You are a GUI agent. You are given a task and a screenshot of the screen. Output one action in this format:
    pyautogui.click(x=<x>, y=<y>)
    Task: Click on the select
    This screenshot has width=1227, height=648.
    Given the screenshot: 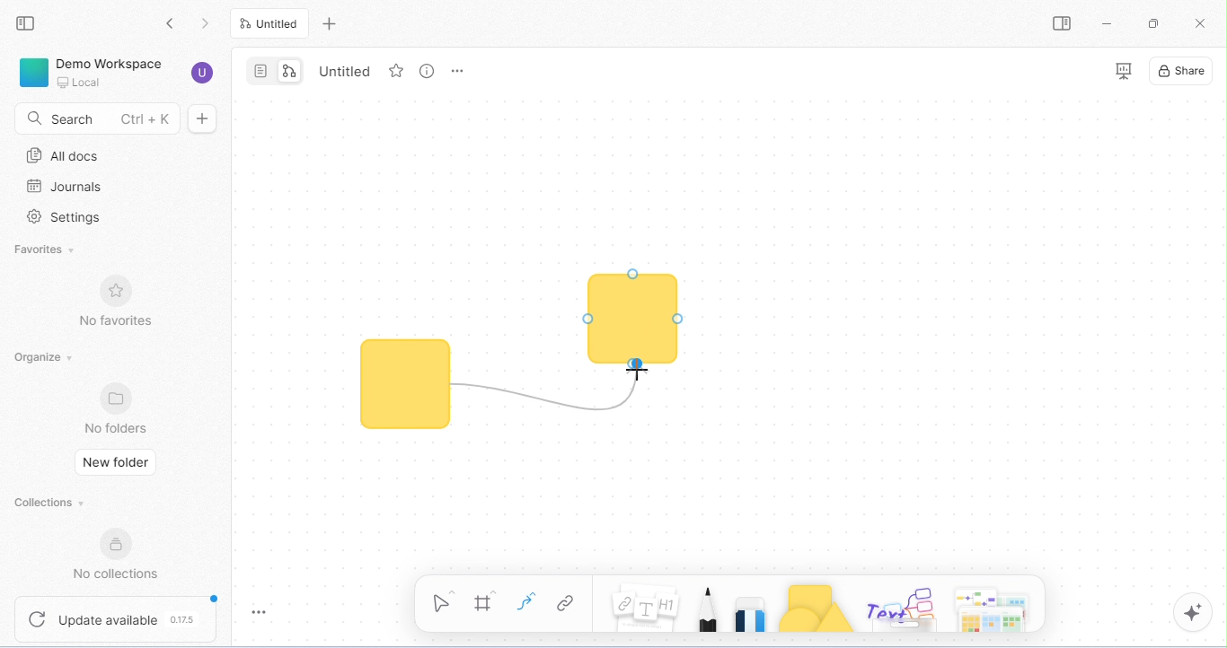 What is the action you would take?
    pyautogui.click(x=446, y=600)
    